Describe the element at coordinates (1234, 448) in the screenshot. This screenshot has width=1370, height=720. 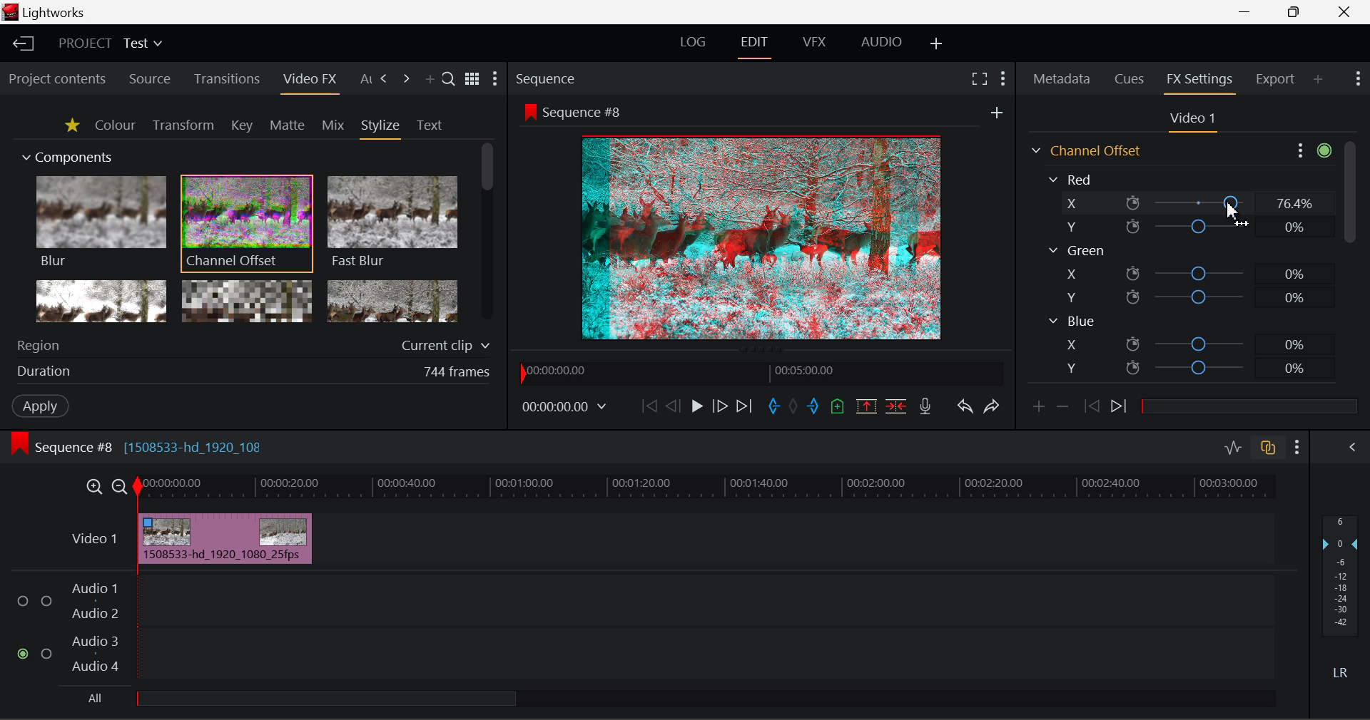
I see `Toggle Audio Levels Editing` at that location.